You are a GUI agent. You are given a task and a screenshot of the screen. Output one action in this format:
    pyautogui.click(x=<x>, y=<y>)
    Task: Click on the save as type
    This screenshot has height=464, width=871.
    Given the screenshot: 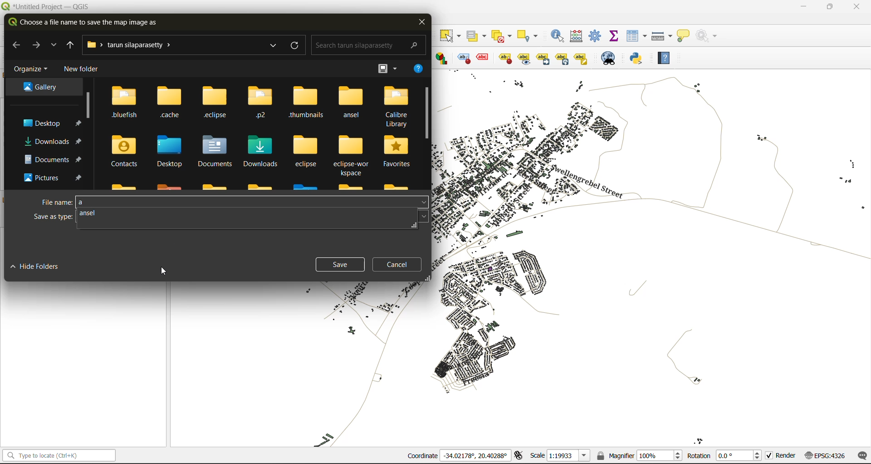 What is the action you would take?
    pyautogui.click(x=230, y=218)
    